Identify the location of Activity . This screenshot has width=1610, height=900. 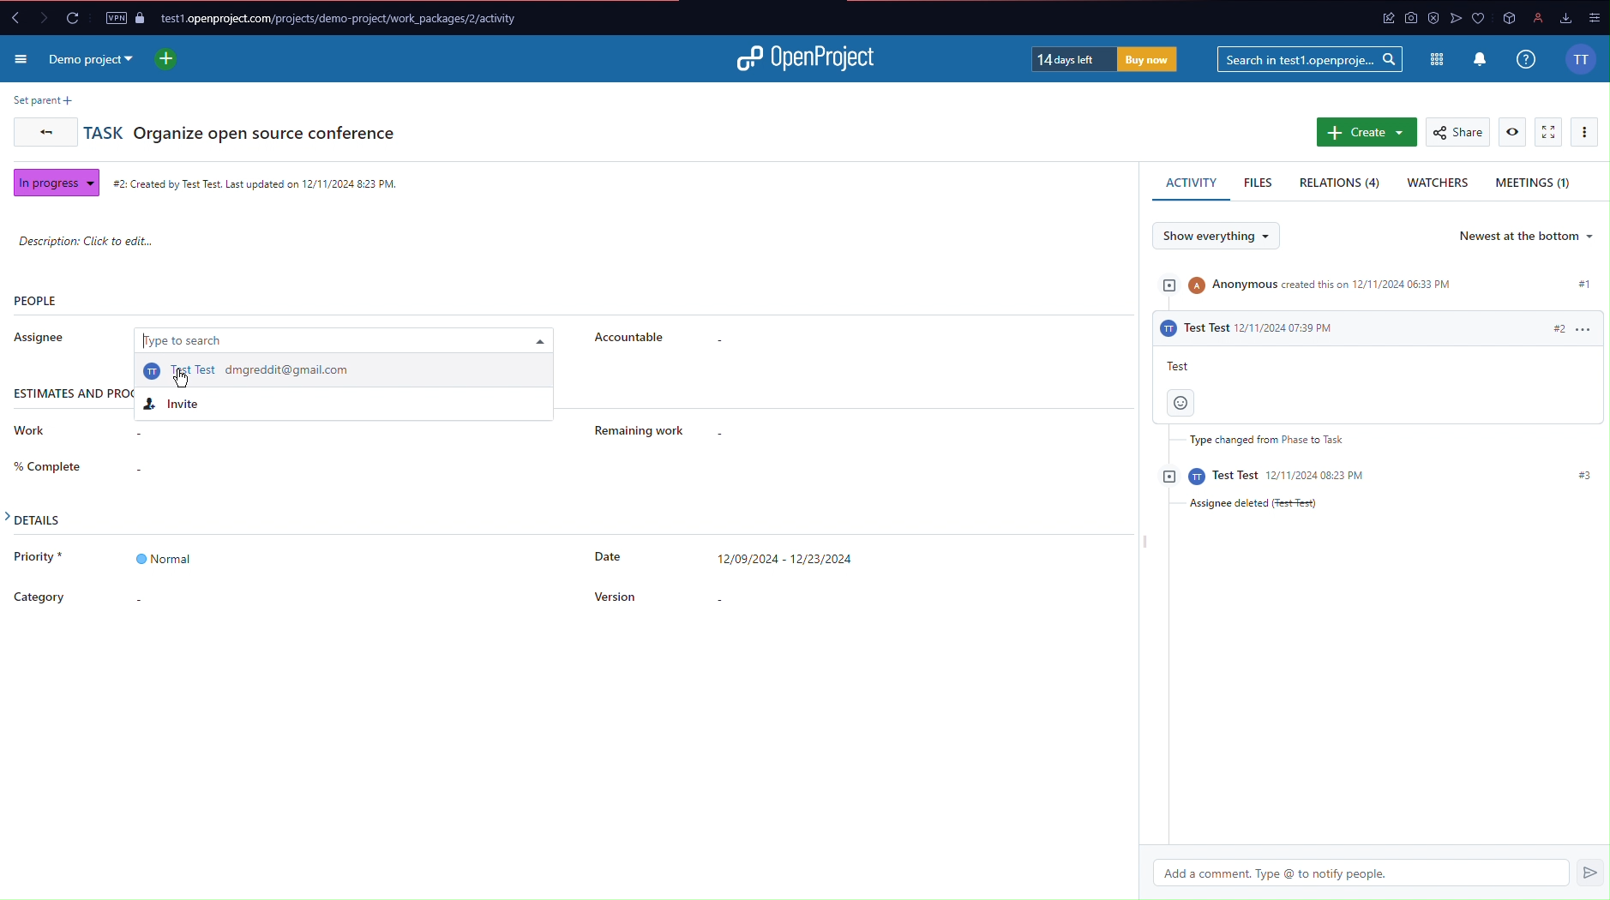
(1187, 183).